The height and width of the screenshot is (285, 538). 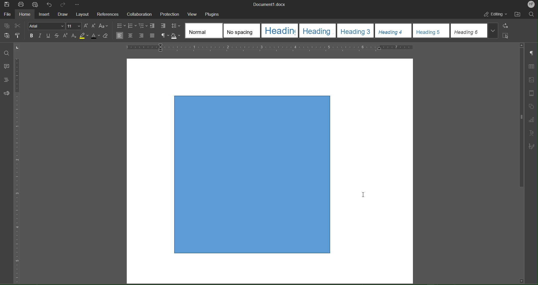 I want to click on Shape Solid Fill, so click(x=248, y=175).